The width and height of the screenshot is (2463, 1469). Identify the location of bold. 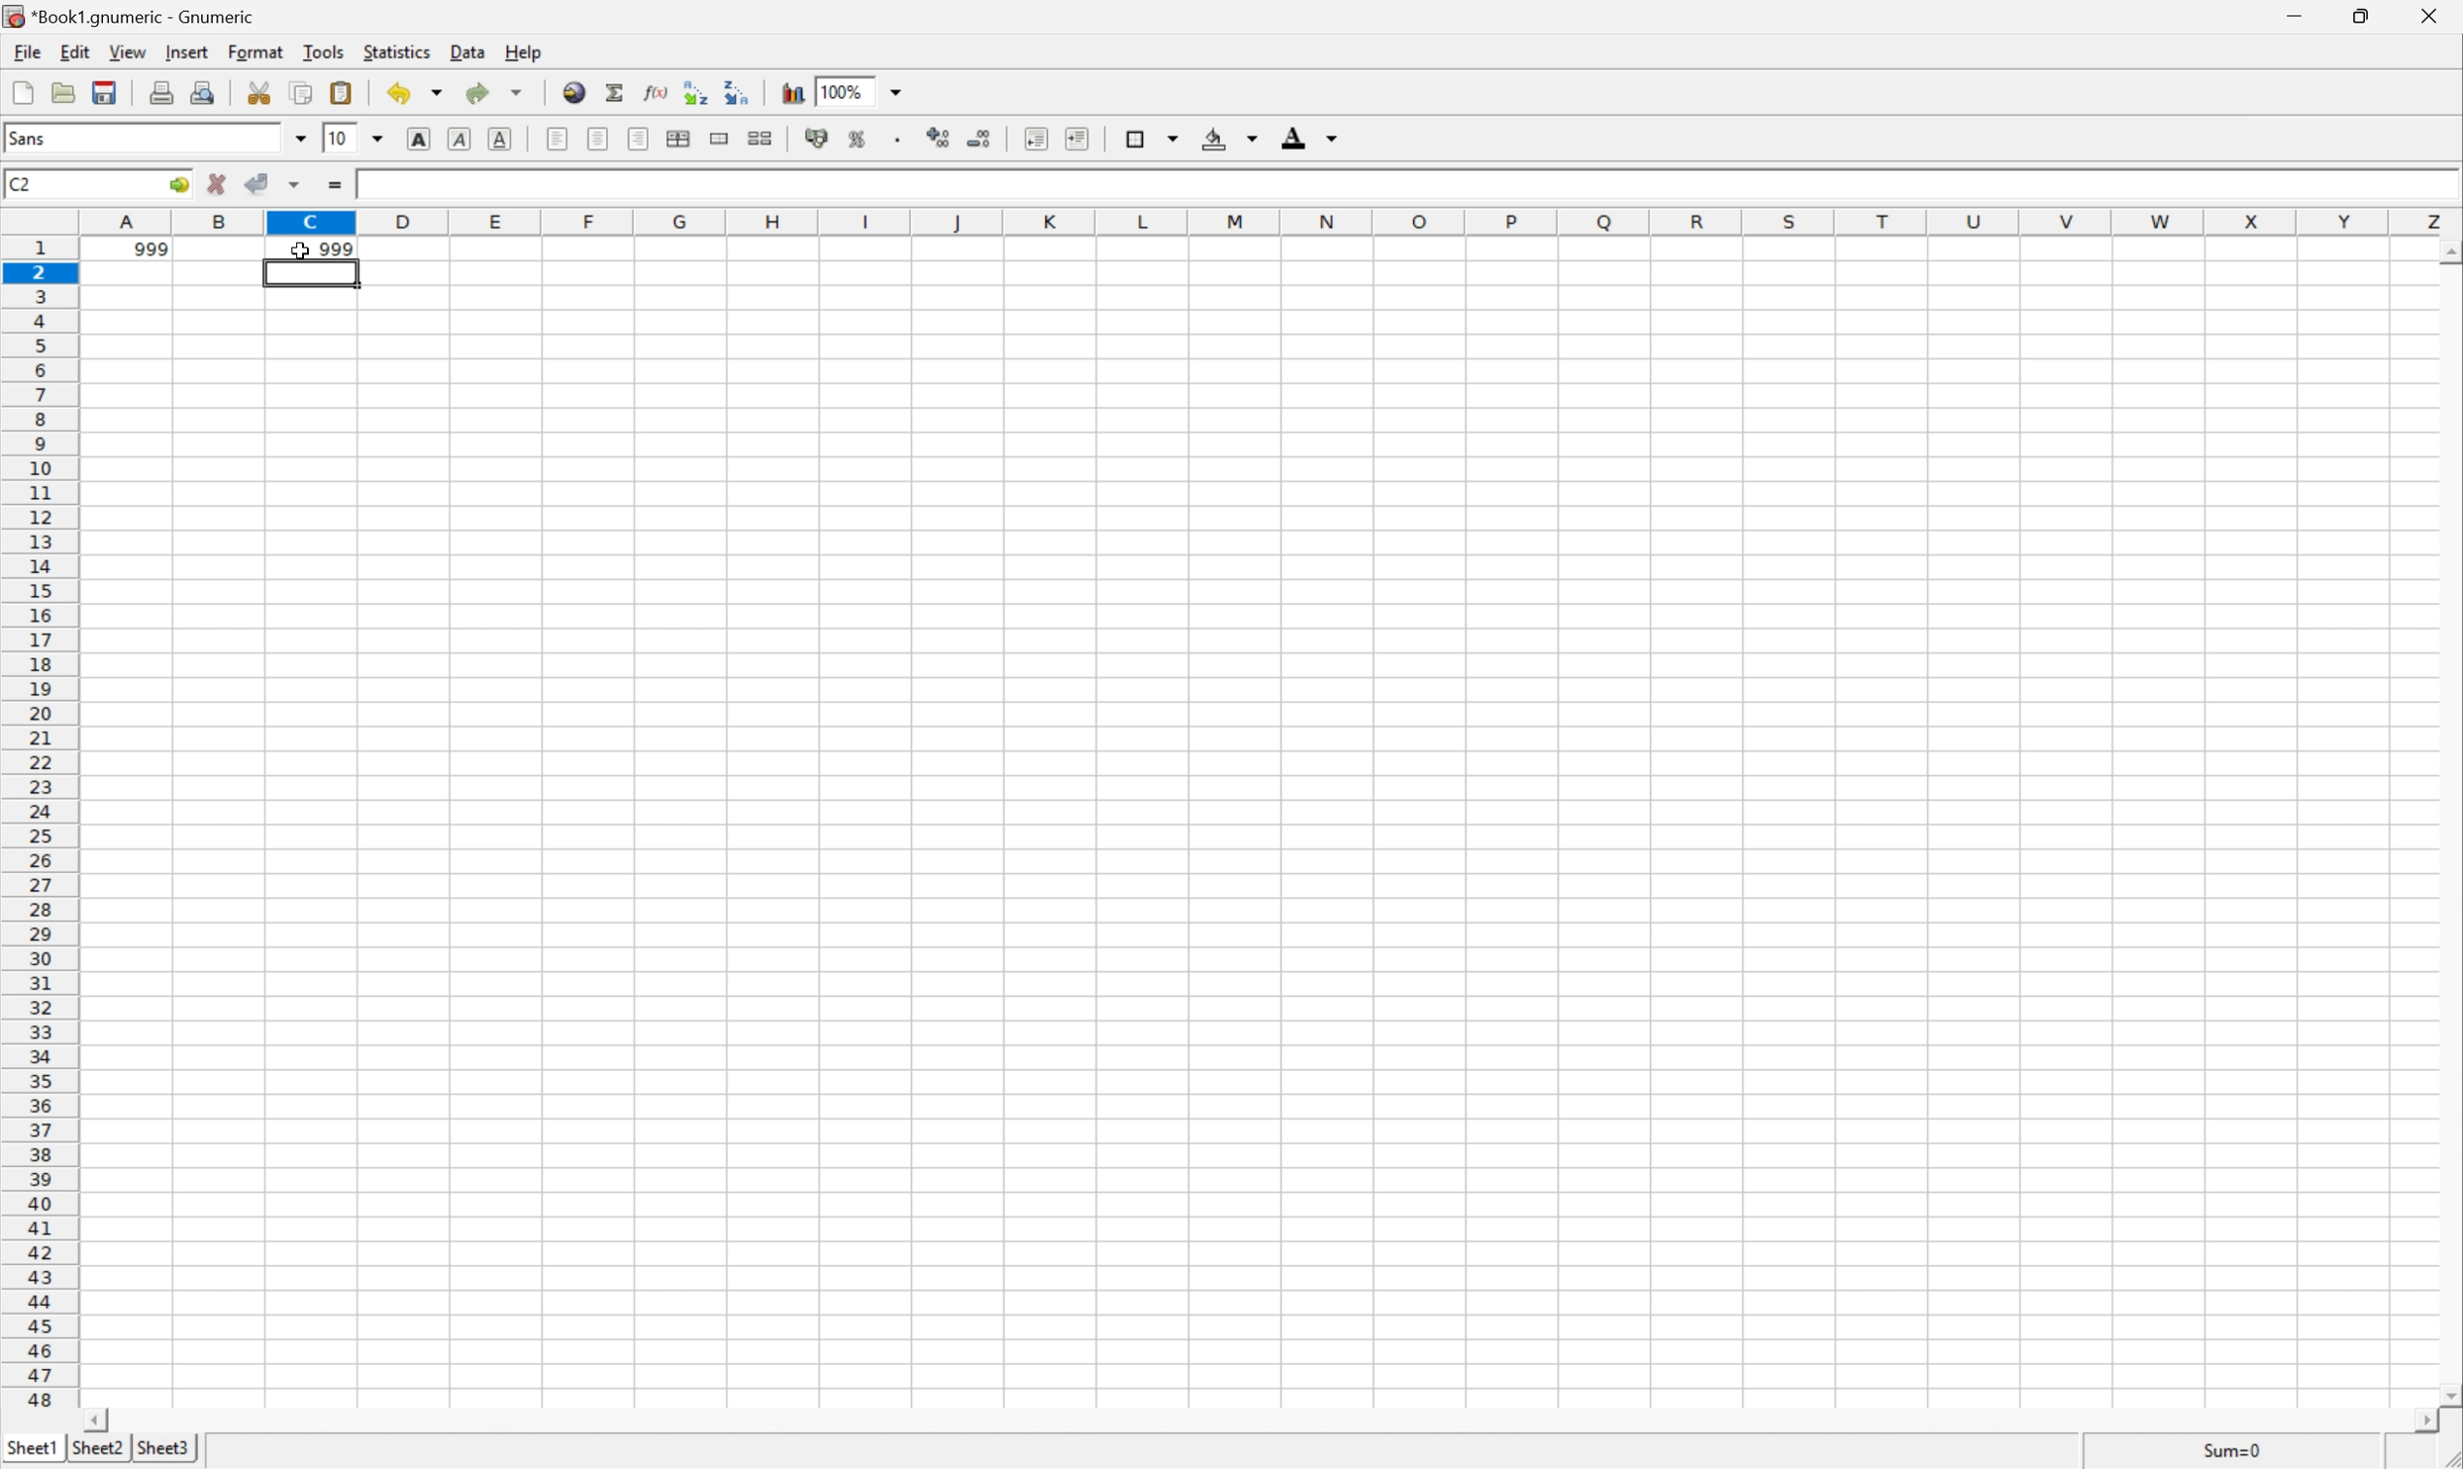
(424, 137).